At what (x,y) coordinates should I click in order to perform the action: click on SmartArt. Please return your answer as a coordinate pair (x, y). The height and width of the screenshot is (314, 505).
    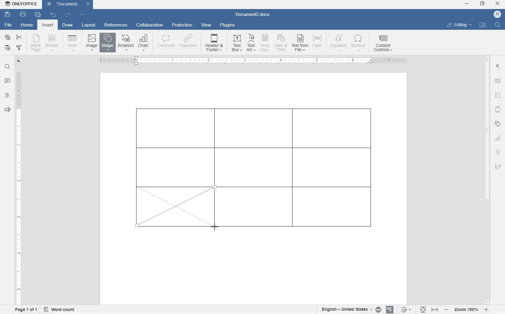
    Looking at the image, I should click on (126, 43).